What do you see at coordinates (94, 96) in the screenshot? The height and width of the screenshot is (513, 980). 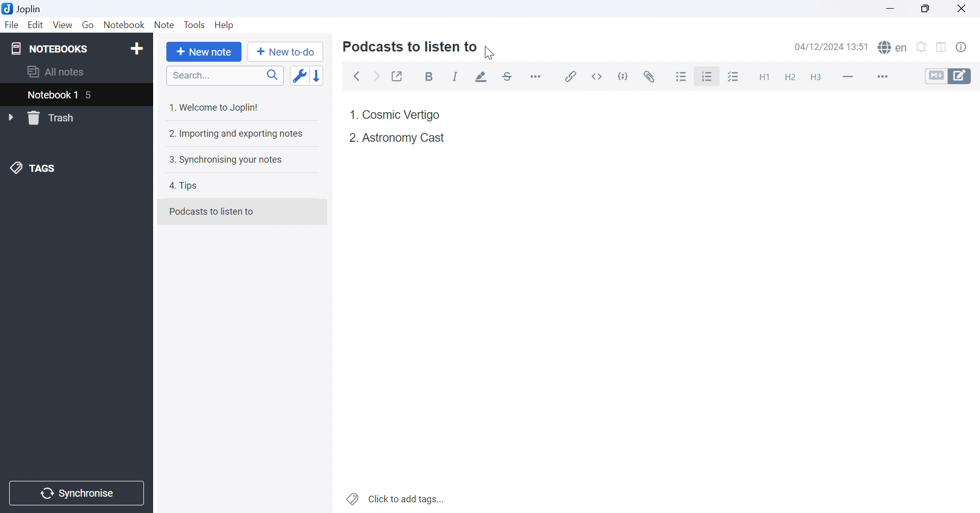 I see `5` at bounding box center [94, 96].